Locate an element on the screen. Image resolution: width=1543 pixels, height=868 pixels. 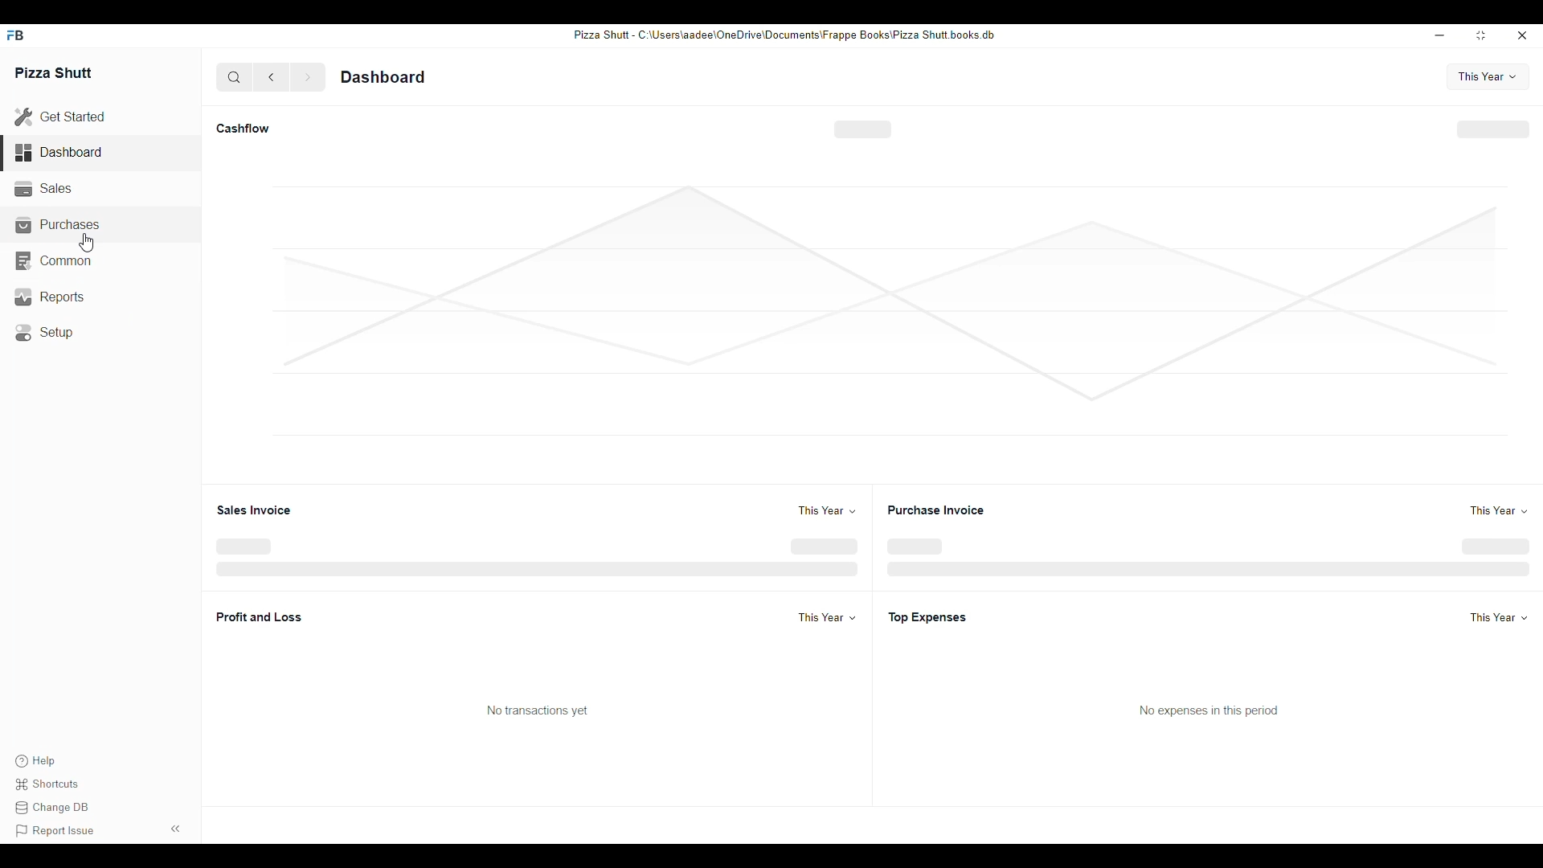
No expenses in this period is located at coordinates (1208, 710).